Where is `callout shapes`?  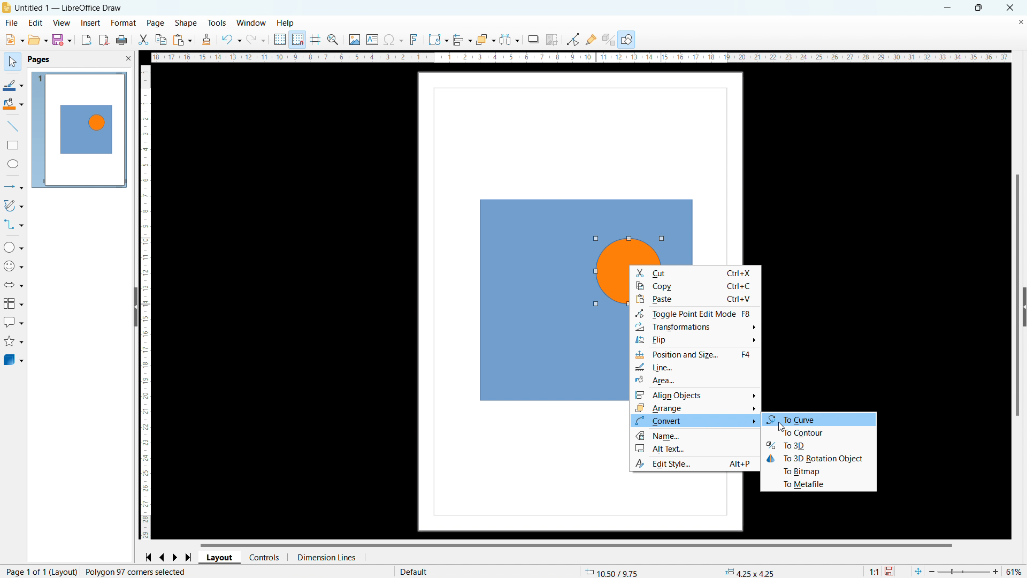 callout shapes is located at coordinates (13, 321).